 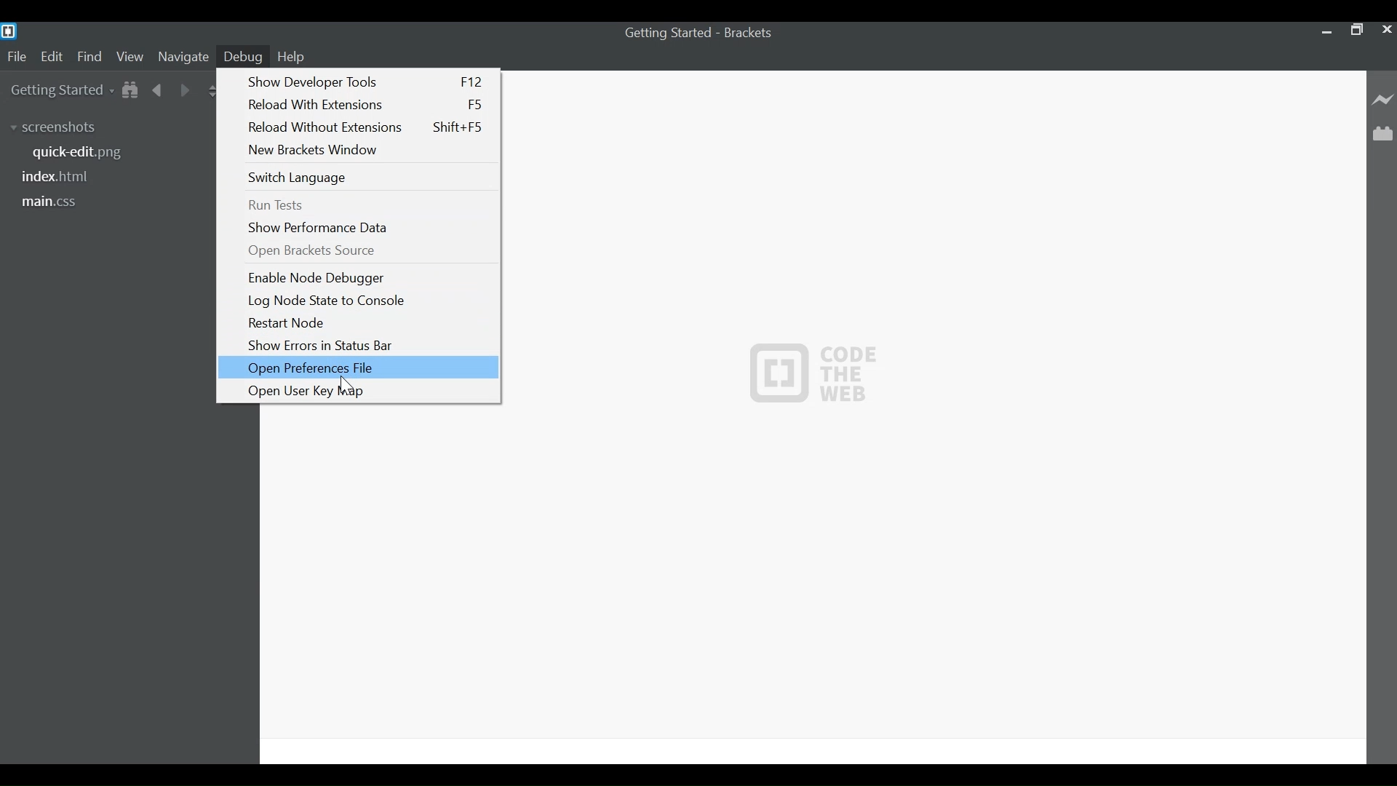 What do you see at coordinates (245, 56) in the screenshot?
I see `Debug` at bounding box center [245, 56].